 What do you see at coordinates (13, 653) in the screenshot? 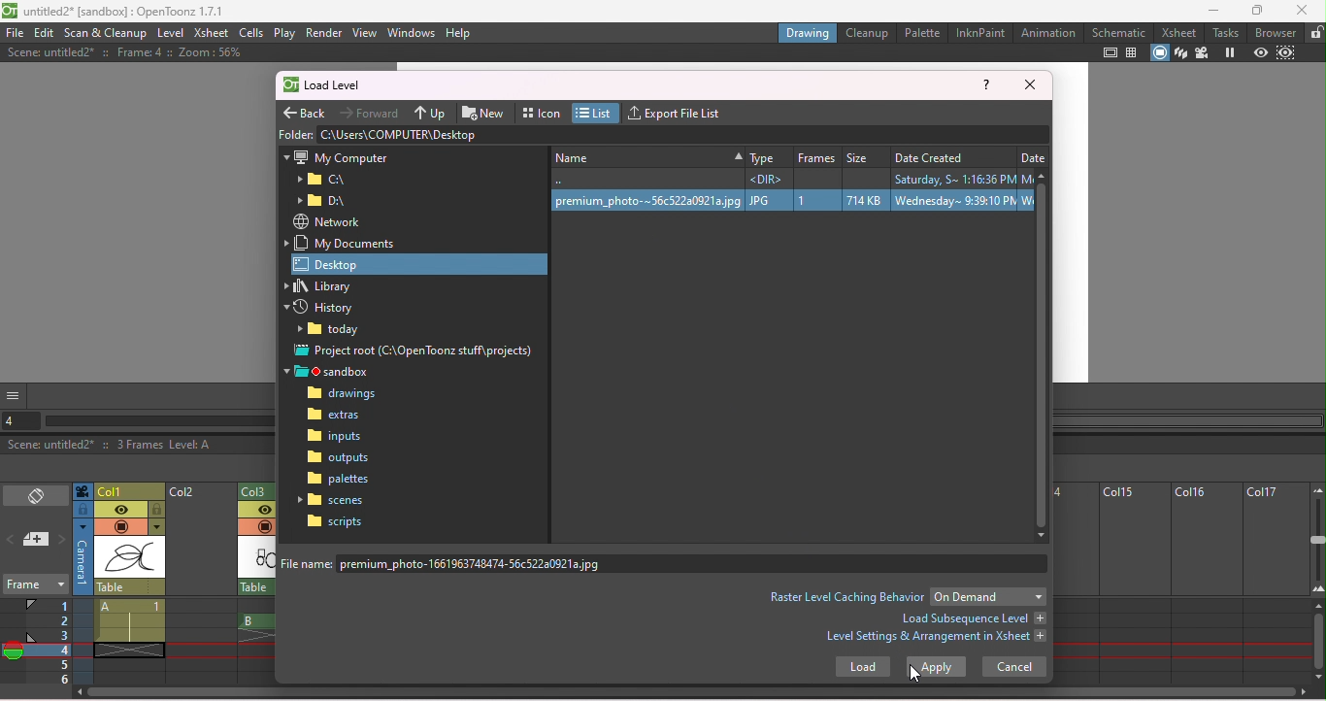
I see `Onion skin` at bounding box center [13, 653].